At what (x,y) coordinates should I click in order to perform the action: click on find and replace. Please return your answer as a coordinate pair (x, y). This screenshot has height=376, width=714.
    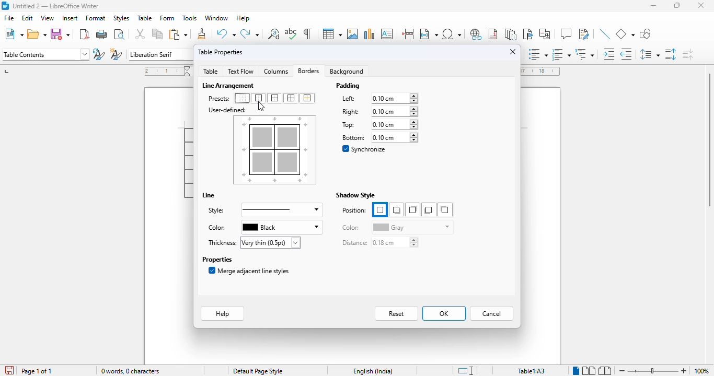
    Looking at the image, I should click on (274, 33).